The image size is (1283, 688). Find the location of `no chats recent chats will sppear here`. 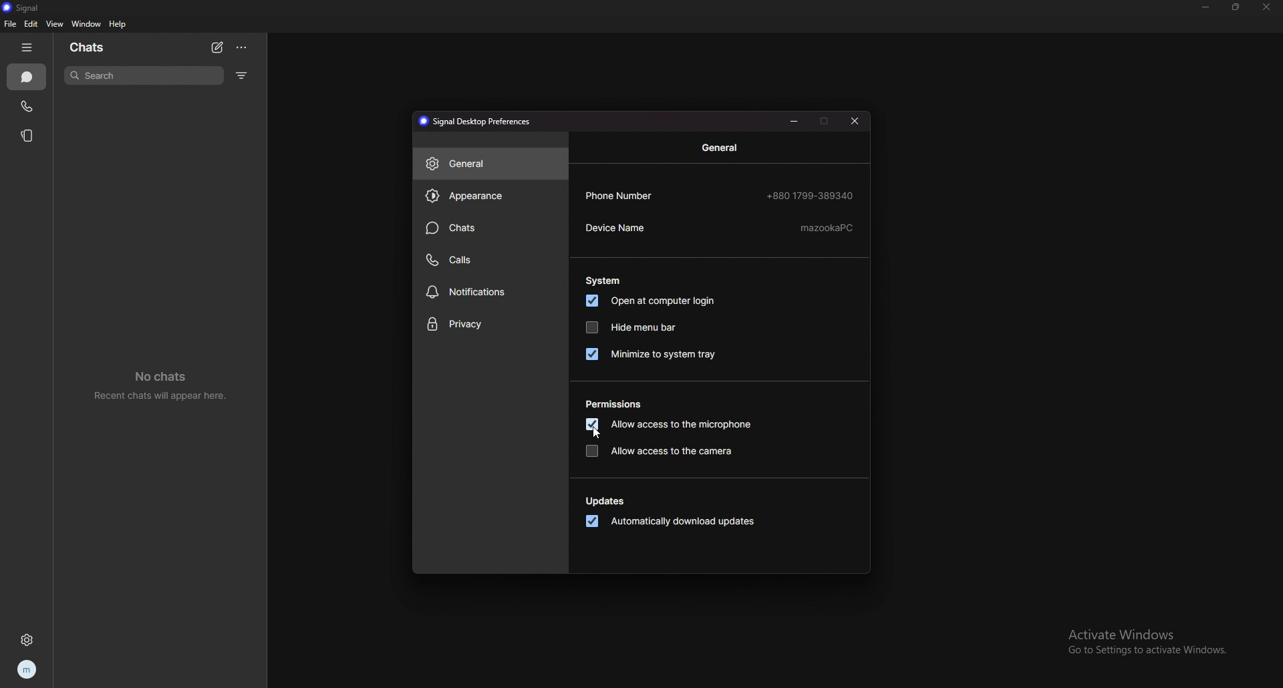

no chats recent chats will sppear here is located at coordinates (158, 385).